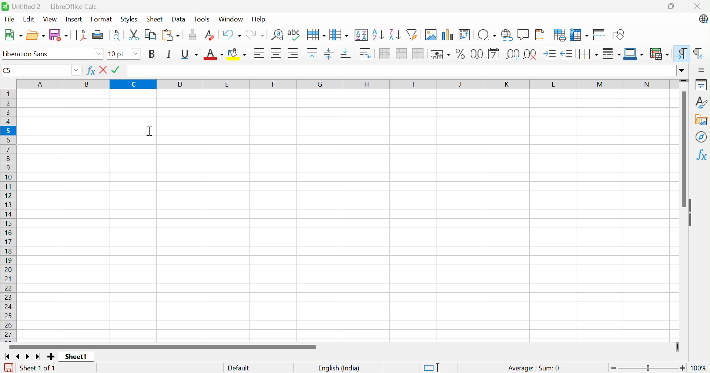 The image size is (710, 373). What do you see at coordinates (700, 84) in the screenshot?
I see `Properties` at bounding box center [700, 84].